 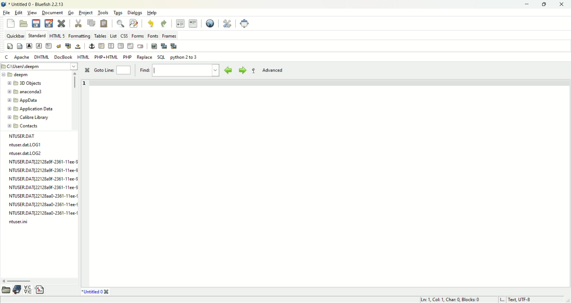 I want to click on indent, so click(x=193, y=23).